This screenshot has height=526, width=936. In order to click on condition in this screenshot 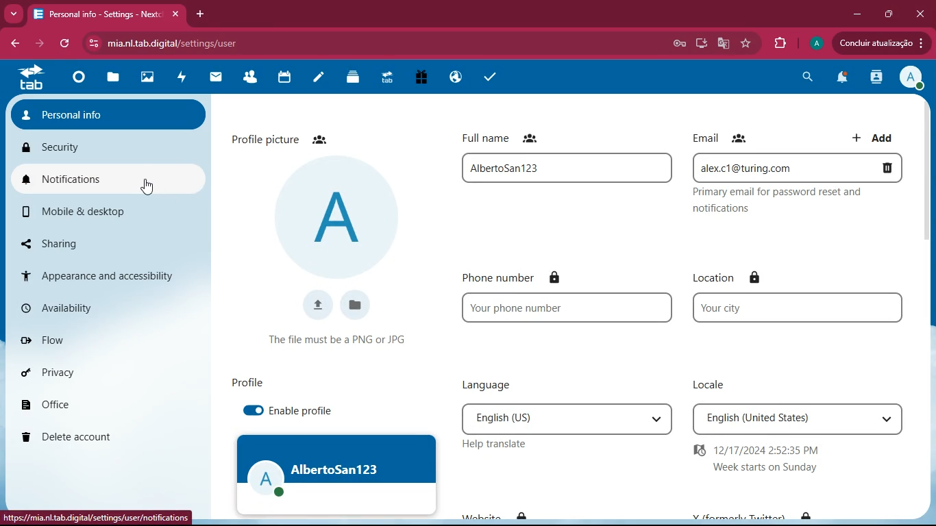, I will do `click(342, 340)`.